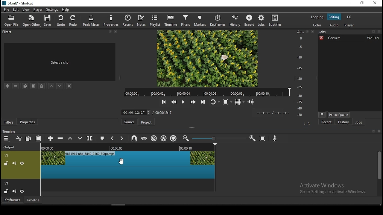 The image size is (383, 215). What do you see at coordinates (70, 139) in the screenshot?
I see `lift` at bounding box center [70, 139].